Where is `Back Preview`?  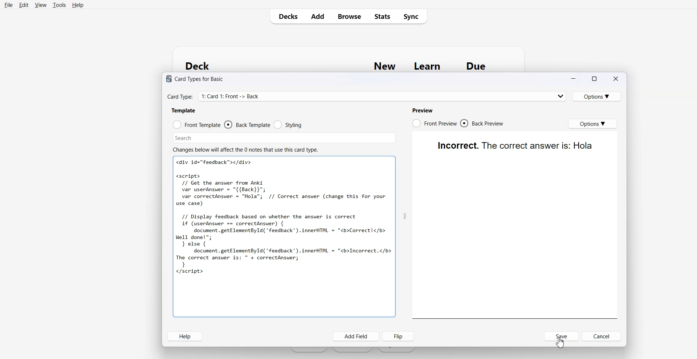 Back Preview is located at coordinates (483, 122).